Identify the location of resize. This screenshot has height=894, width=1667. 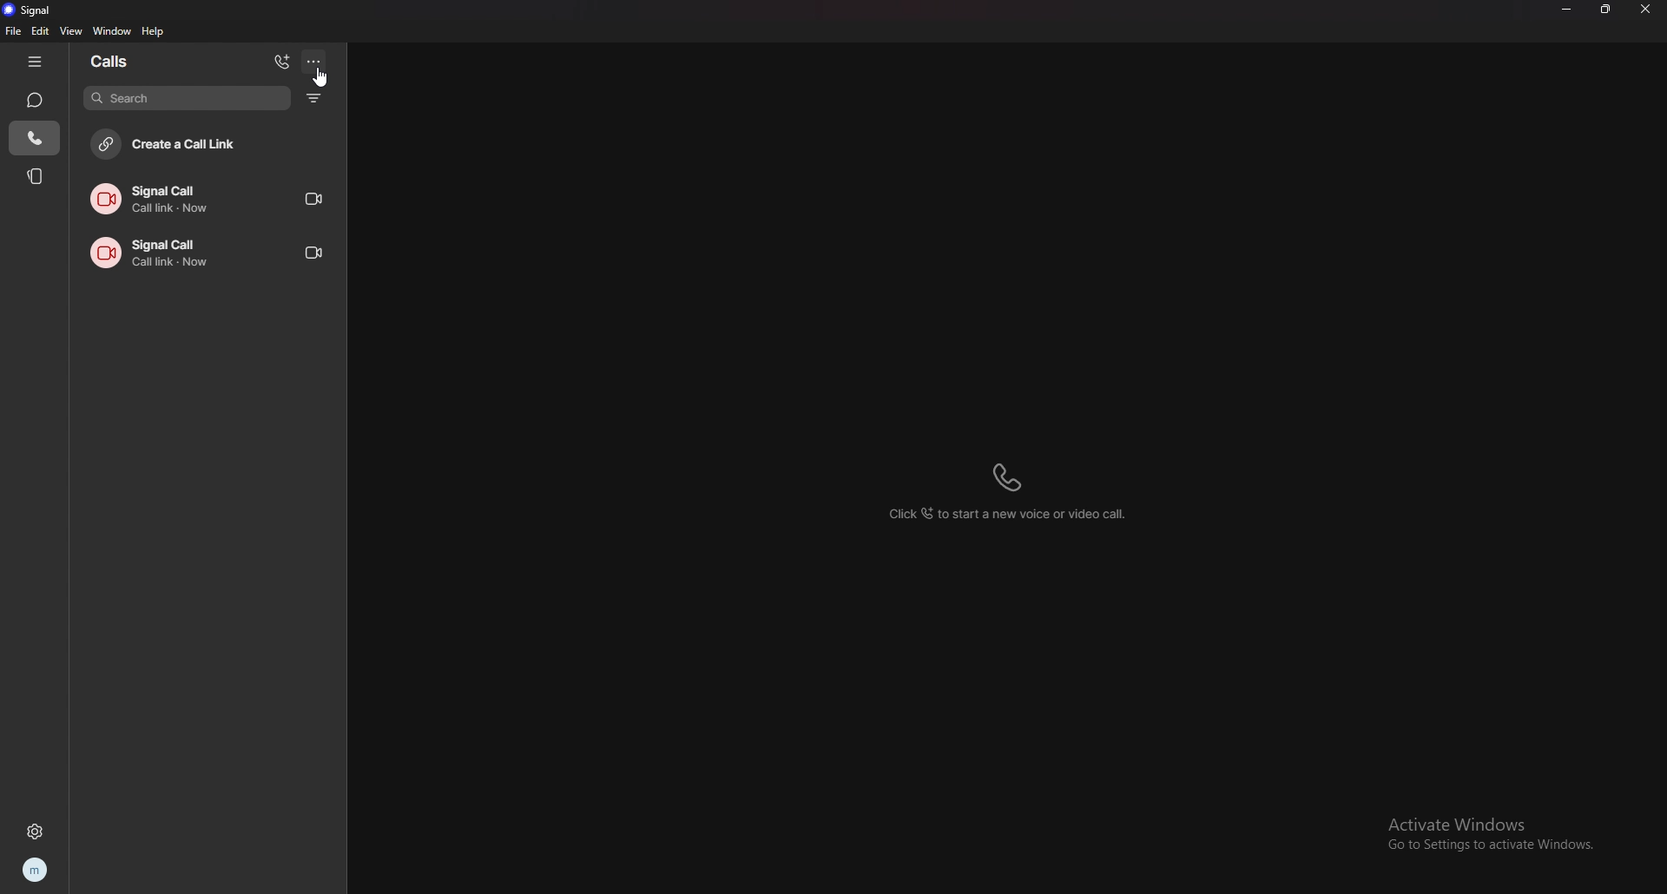
(1607, 8).